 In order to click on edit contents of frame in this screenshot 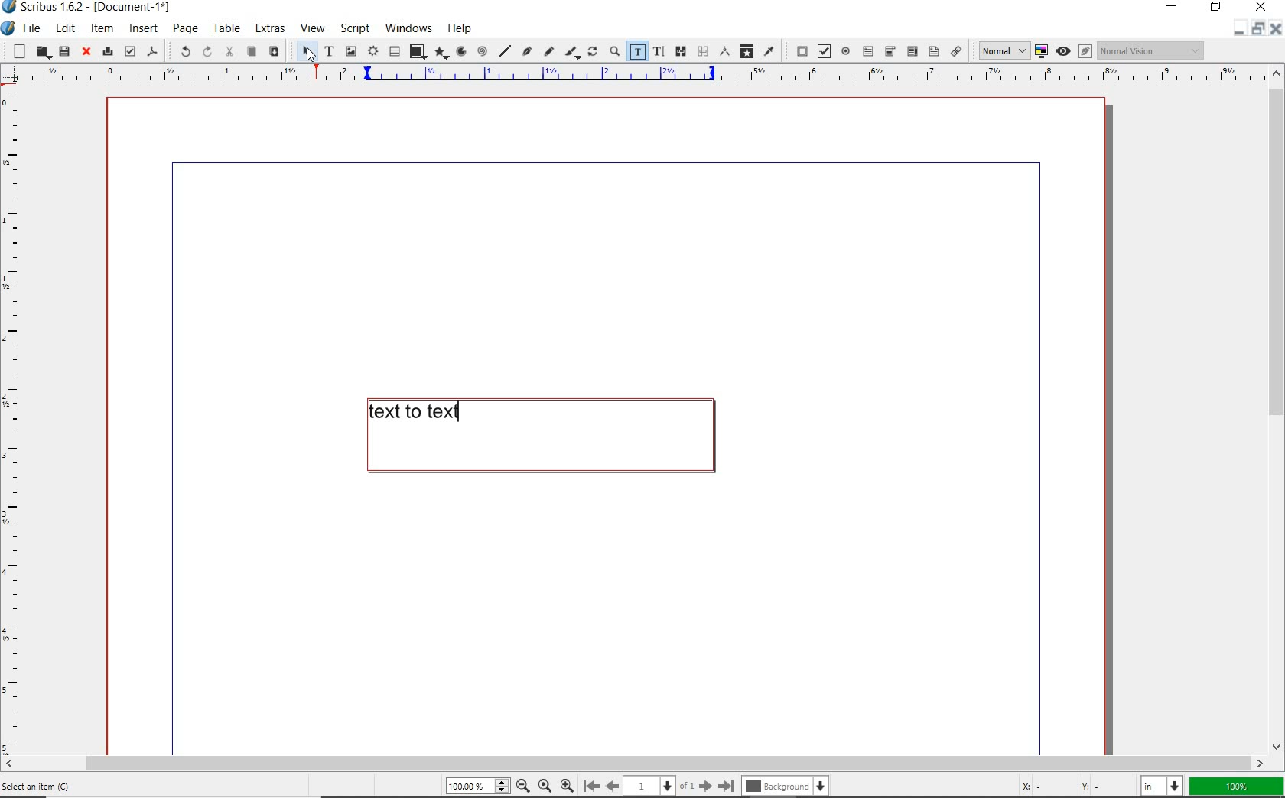, I will do `click(637, 52)`.